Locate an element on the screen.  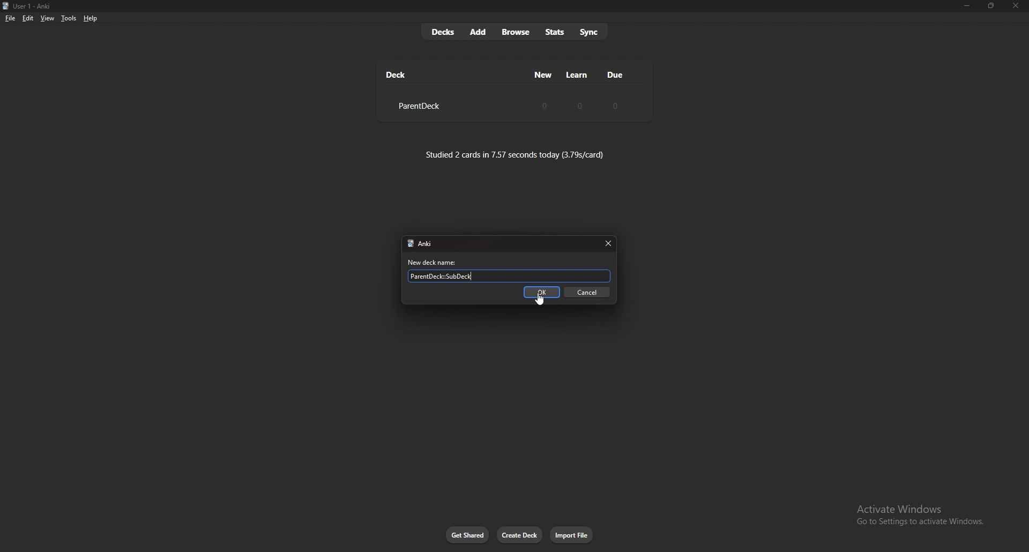
view is located at coordinates (47, 18).